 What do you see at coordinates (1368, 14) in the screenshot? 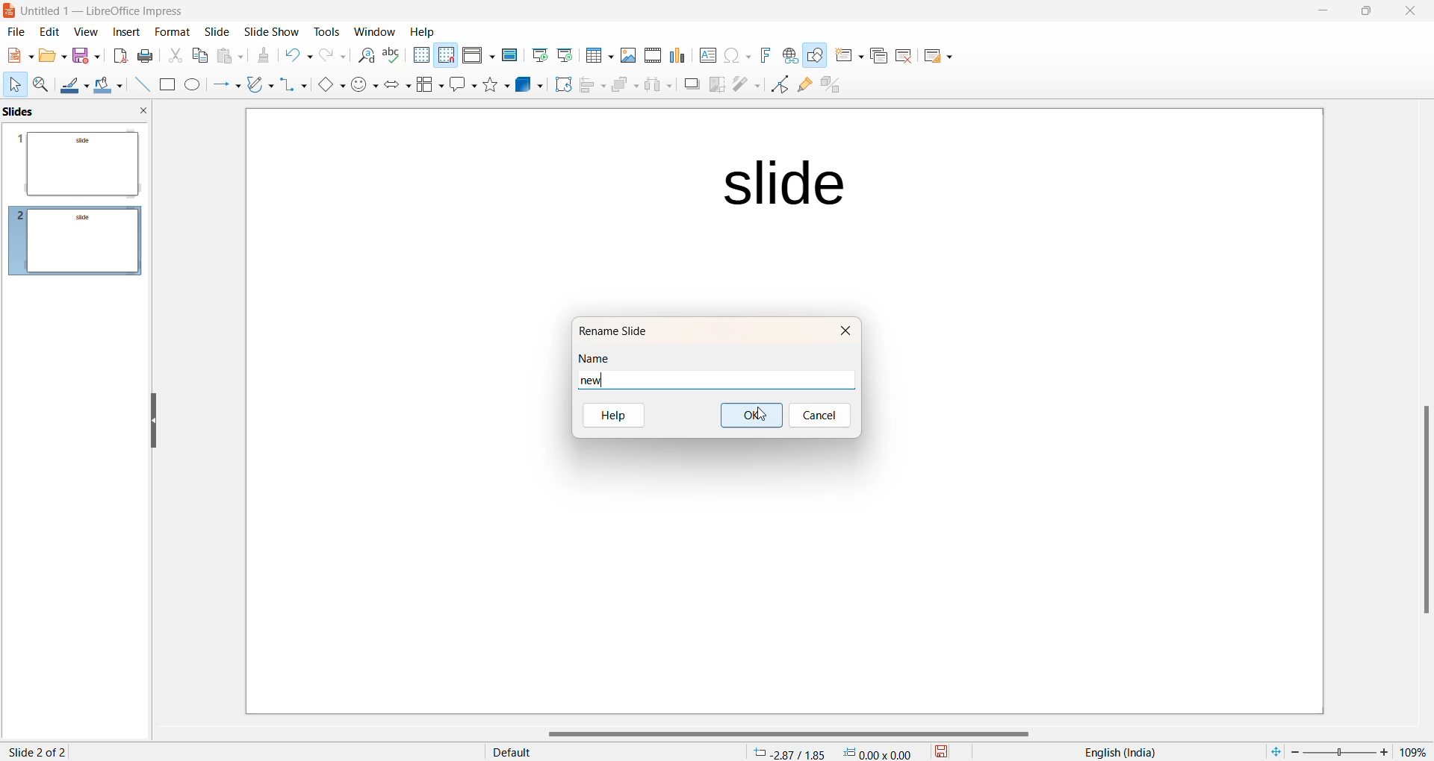
I see `maximize` at bounding box center [1368, 14].